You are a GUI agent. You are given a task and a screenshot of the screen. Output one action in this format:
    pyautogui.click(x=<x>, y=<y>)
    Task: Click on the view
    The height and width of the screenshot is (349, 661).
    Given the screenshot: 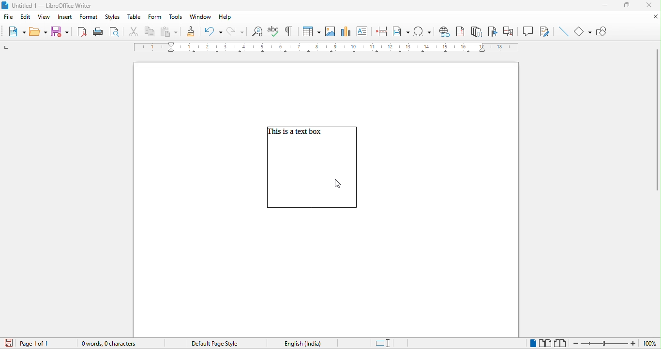 What is the action you would take?
    pyautogui.click(x=45, y=18)
    